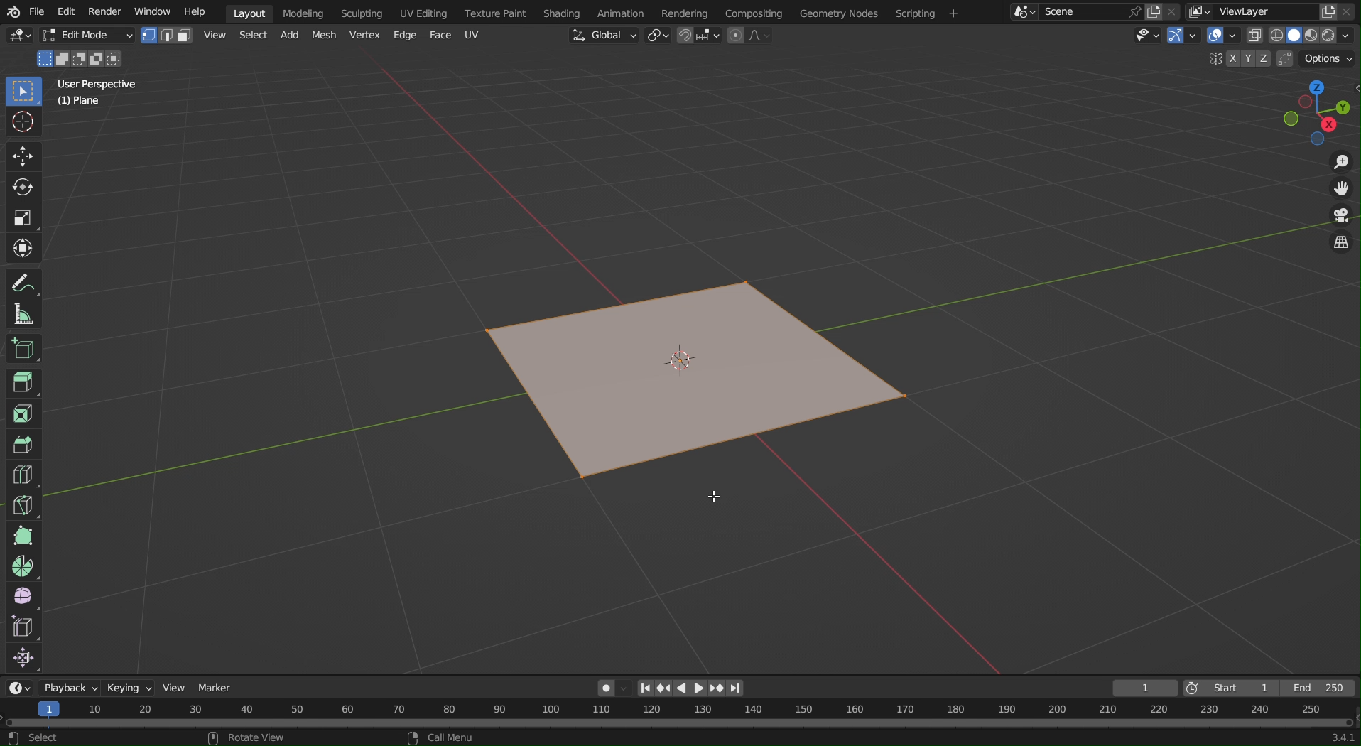 The image size is (1361, 746). I want to click on Select Box, so click(23, 92).